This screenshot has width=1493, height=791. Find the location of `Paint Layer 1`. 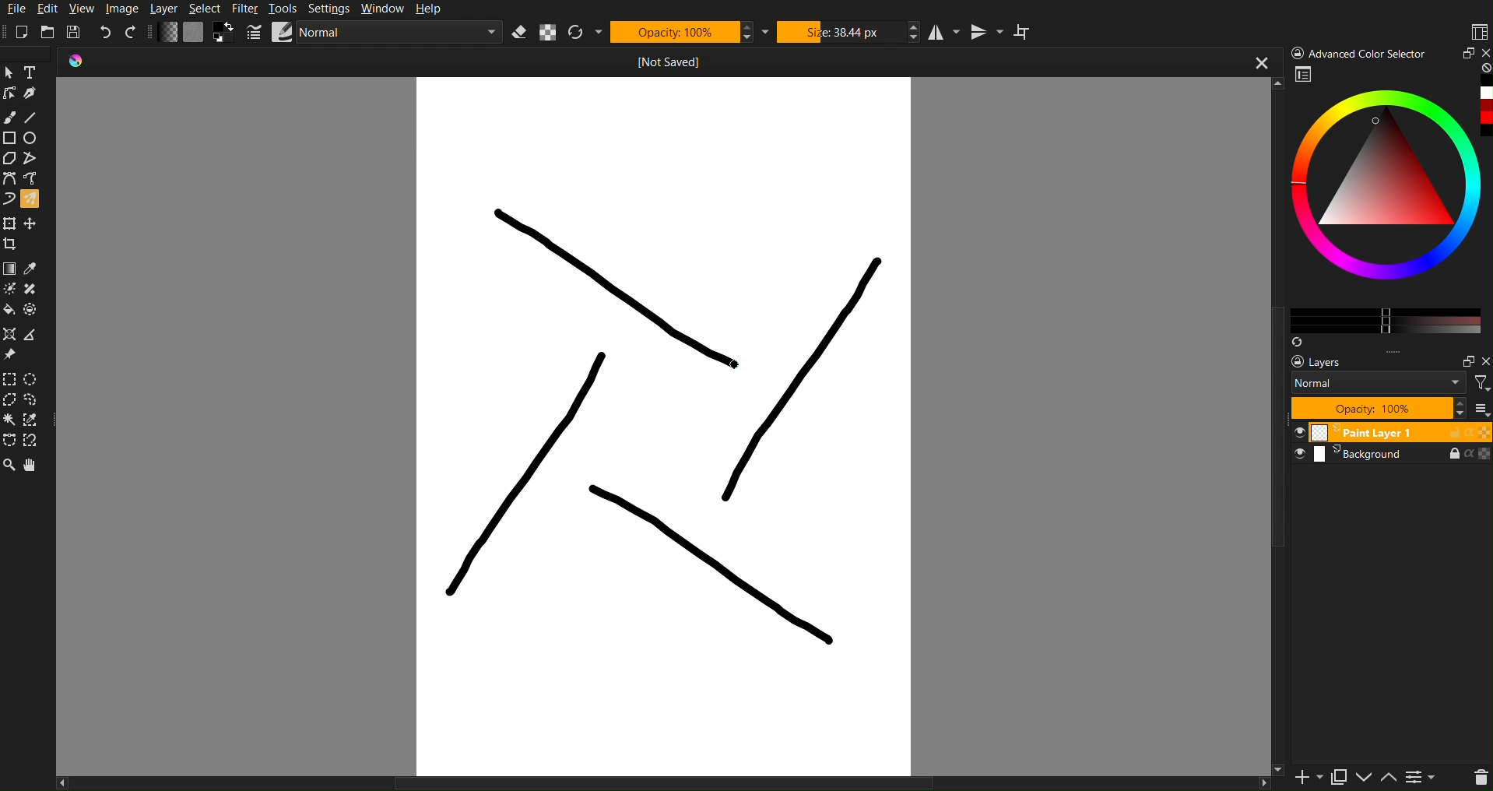

Paint Layer 1 is located at coordinates (1392, 431).